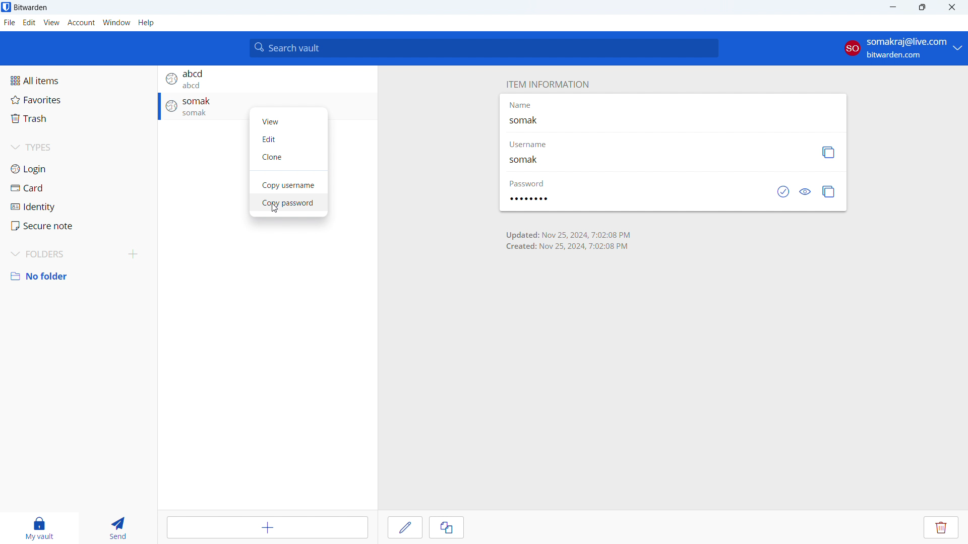  Describe the element at coordinates (39, 528) in the screenshot. I see `my vault` at that location.